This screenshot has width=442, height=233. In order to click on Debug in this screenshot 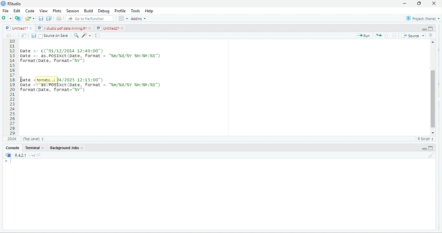, I will do `click(104, 12)`.